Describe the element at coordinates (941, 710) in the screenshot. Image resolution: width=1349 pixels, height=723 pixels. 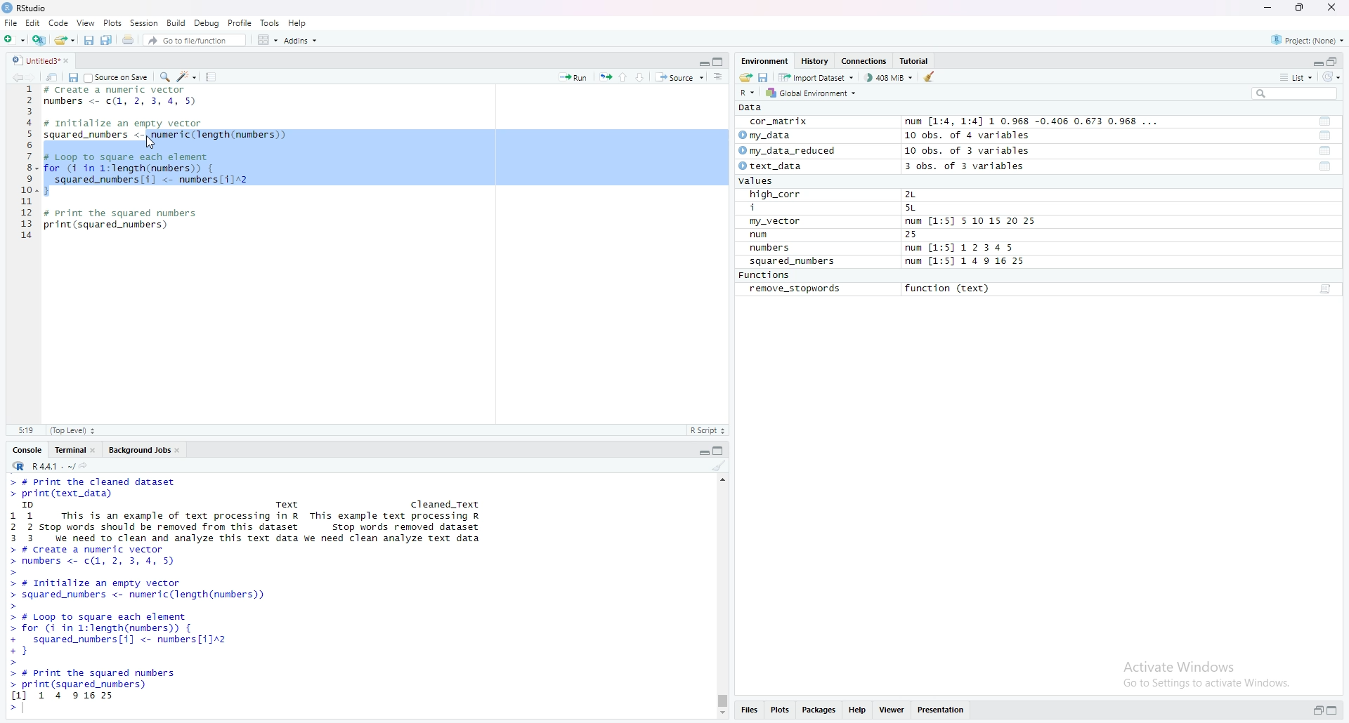
I see `Presentation` at that location.